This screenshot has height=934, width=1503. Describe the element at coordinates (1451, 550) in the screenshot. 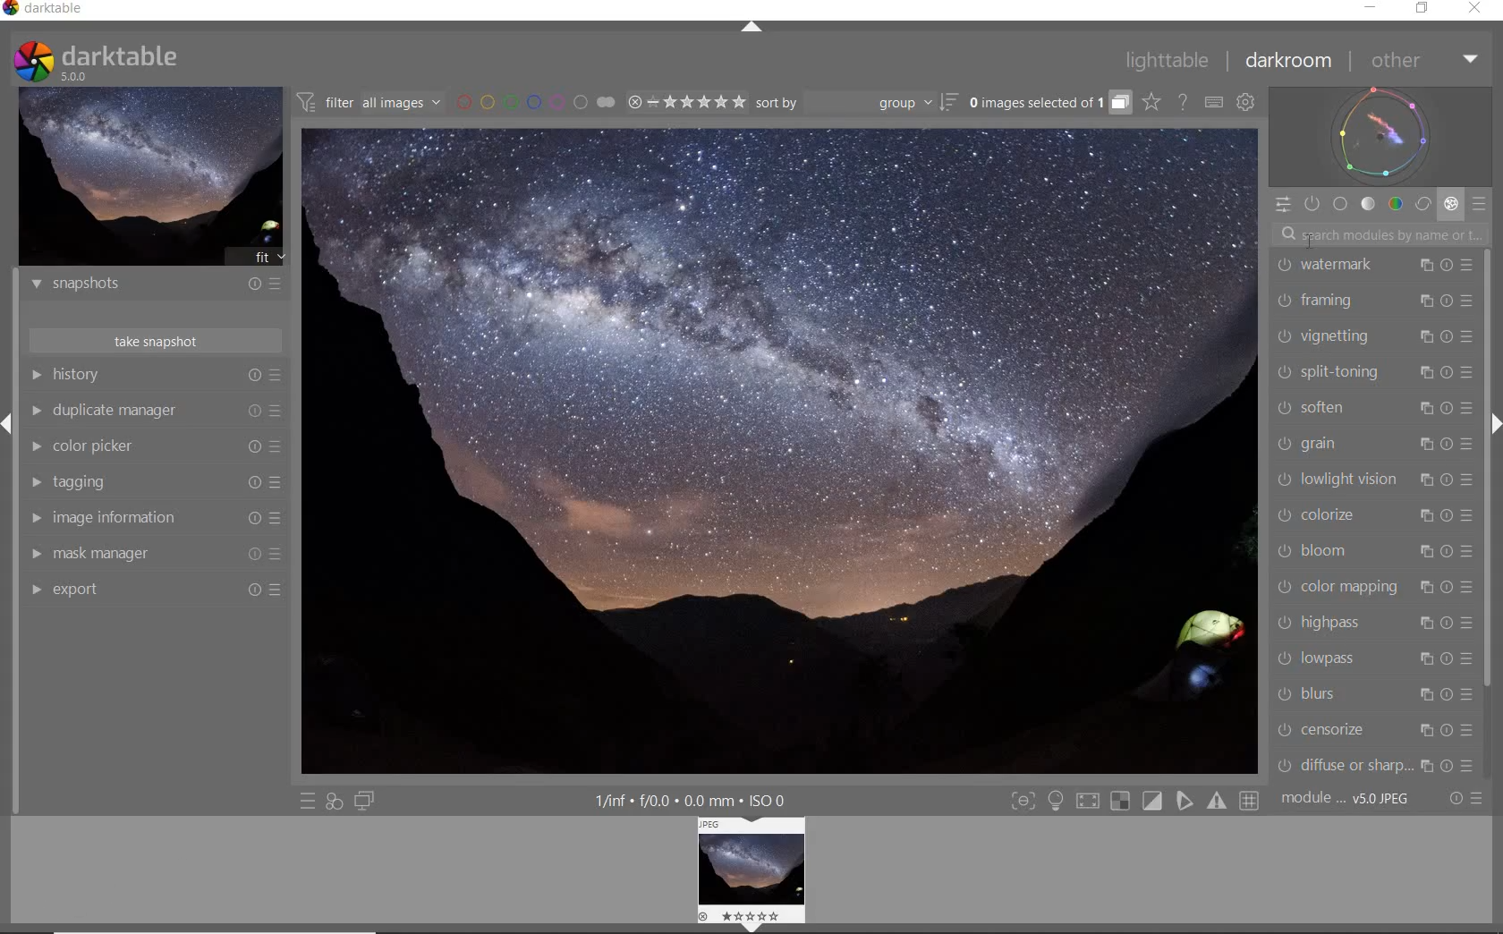

I see `reset parameters` at that location.